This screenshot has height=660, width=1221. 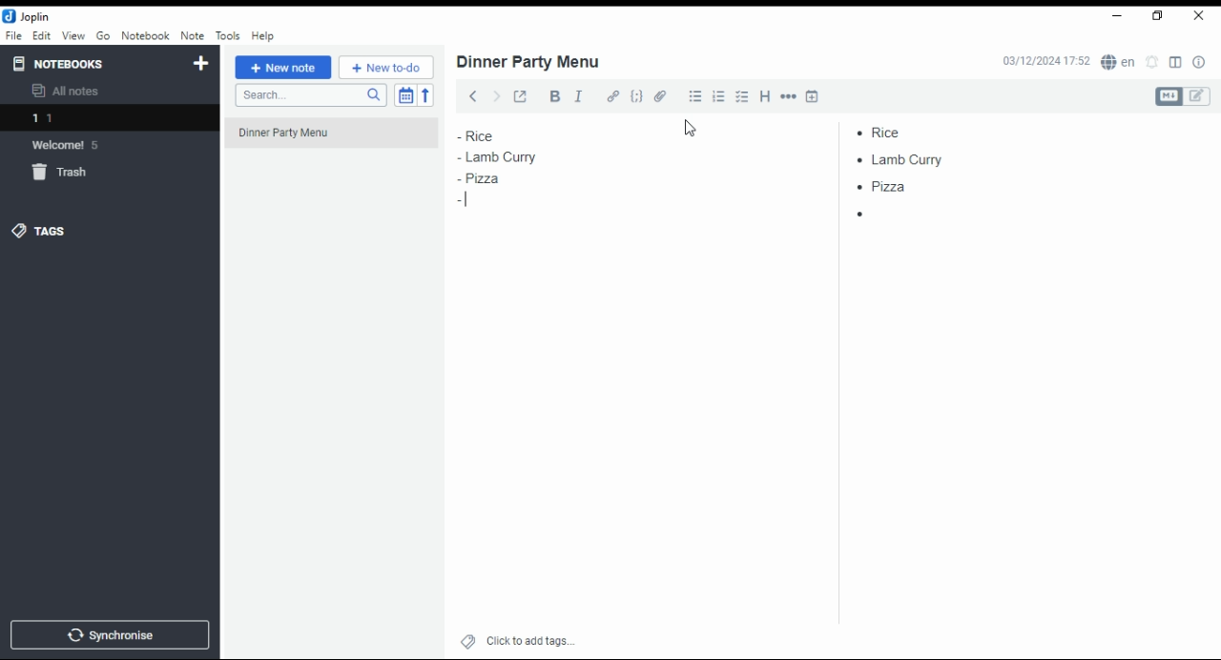 What do you see at coordinates (427, 94) in the screenshot?
I see `reverse sort order` at bounding box center [427, 94].